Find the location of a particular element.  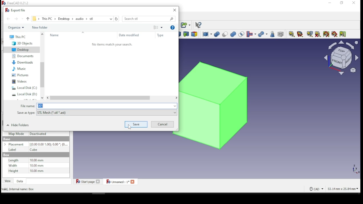

recent locations is located at coordinates (111, 19).